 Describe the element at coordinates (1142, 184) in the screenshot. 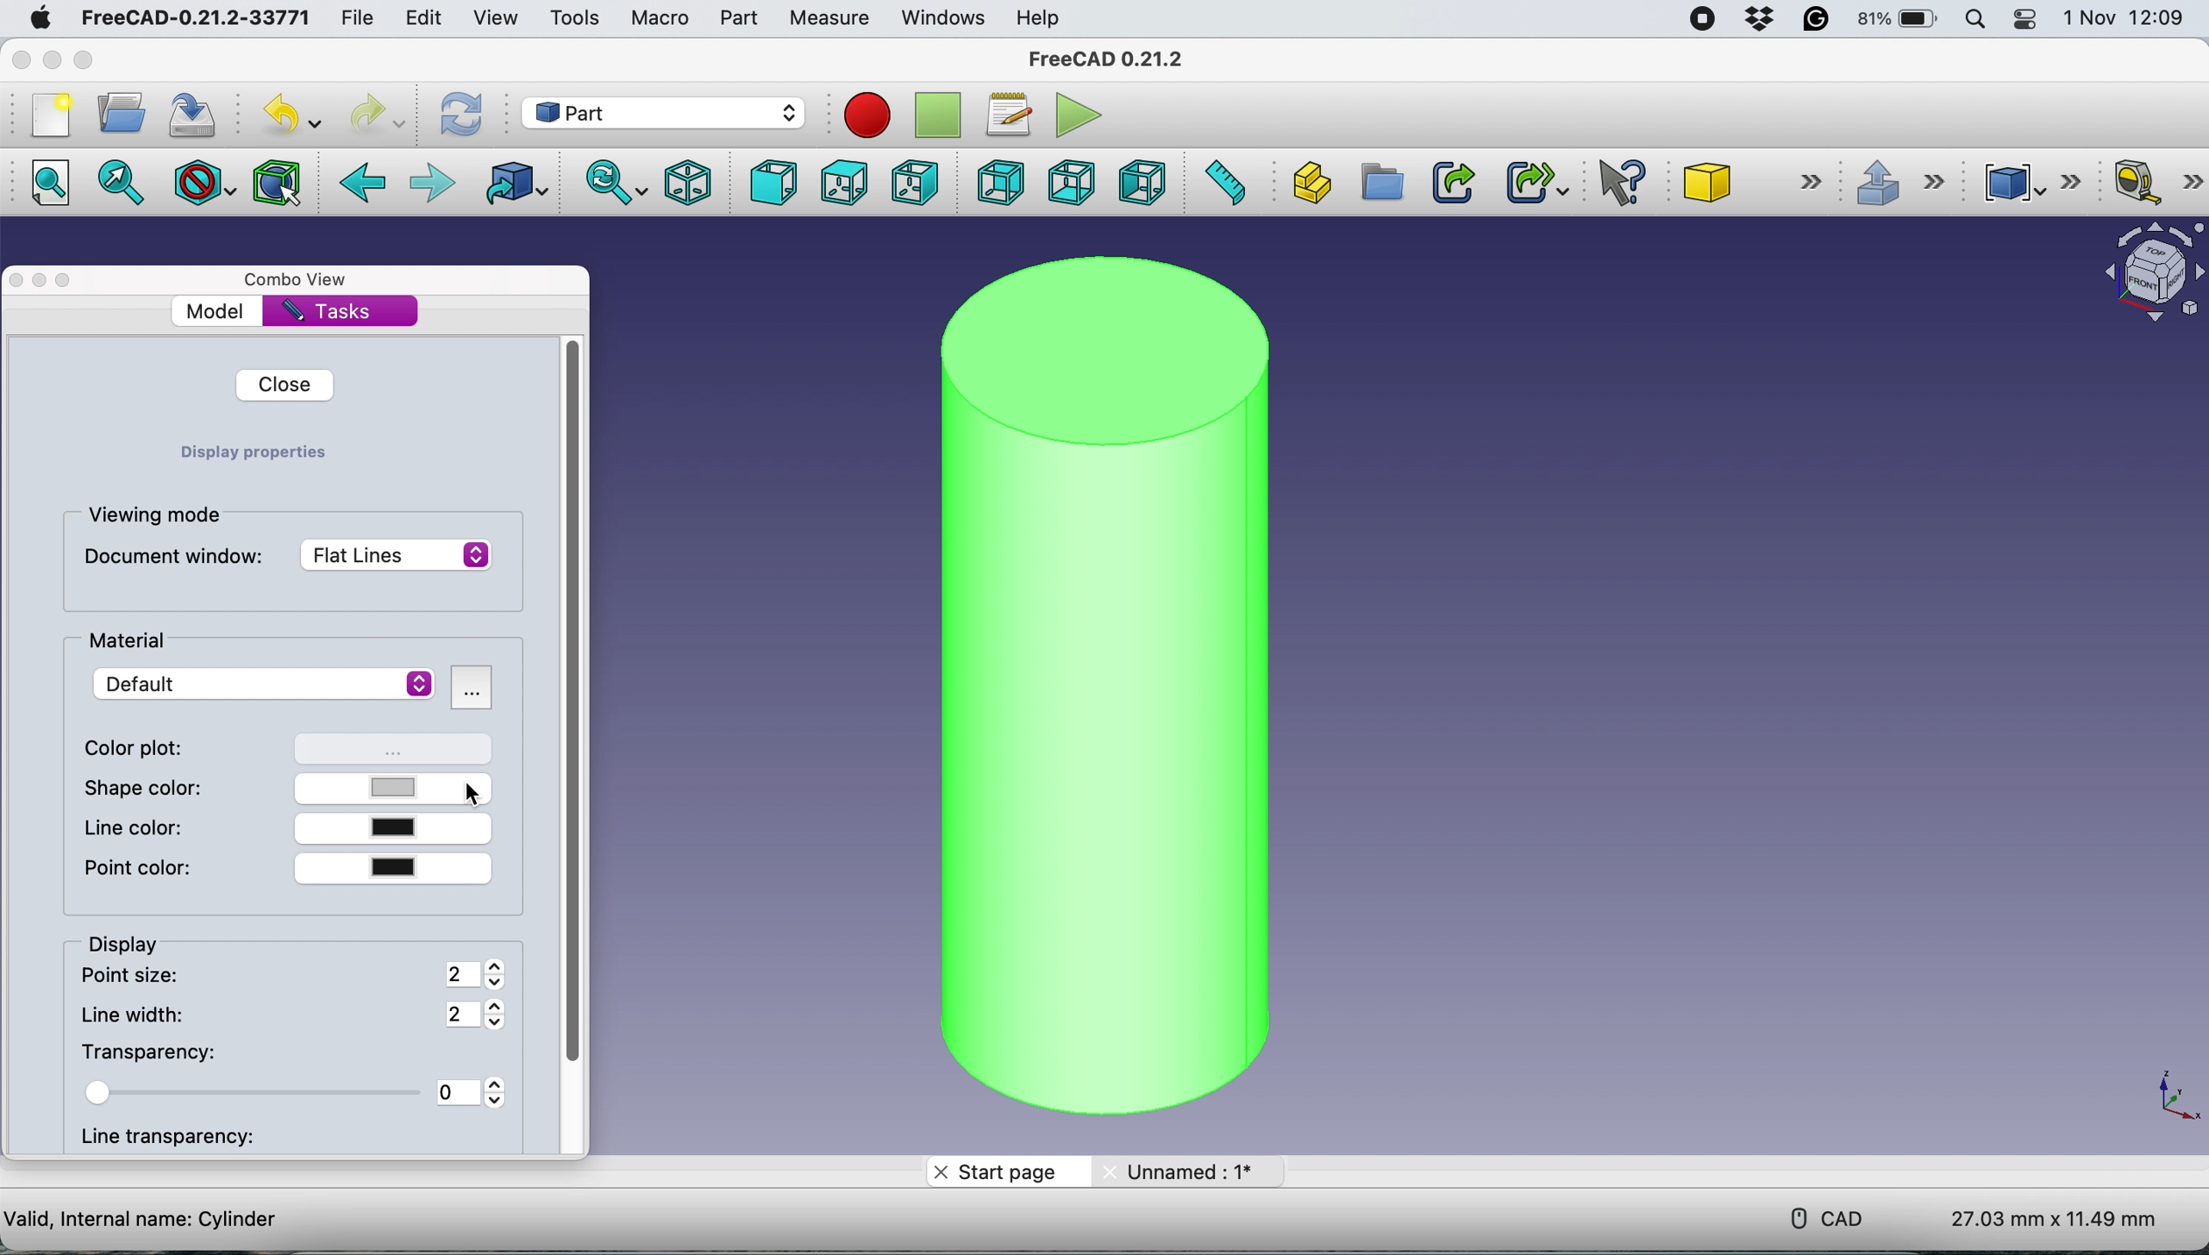

I see `left` at that location.